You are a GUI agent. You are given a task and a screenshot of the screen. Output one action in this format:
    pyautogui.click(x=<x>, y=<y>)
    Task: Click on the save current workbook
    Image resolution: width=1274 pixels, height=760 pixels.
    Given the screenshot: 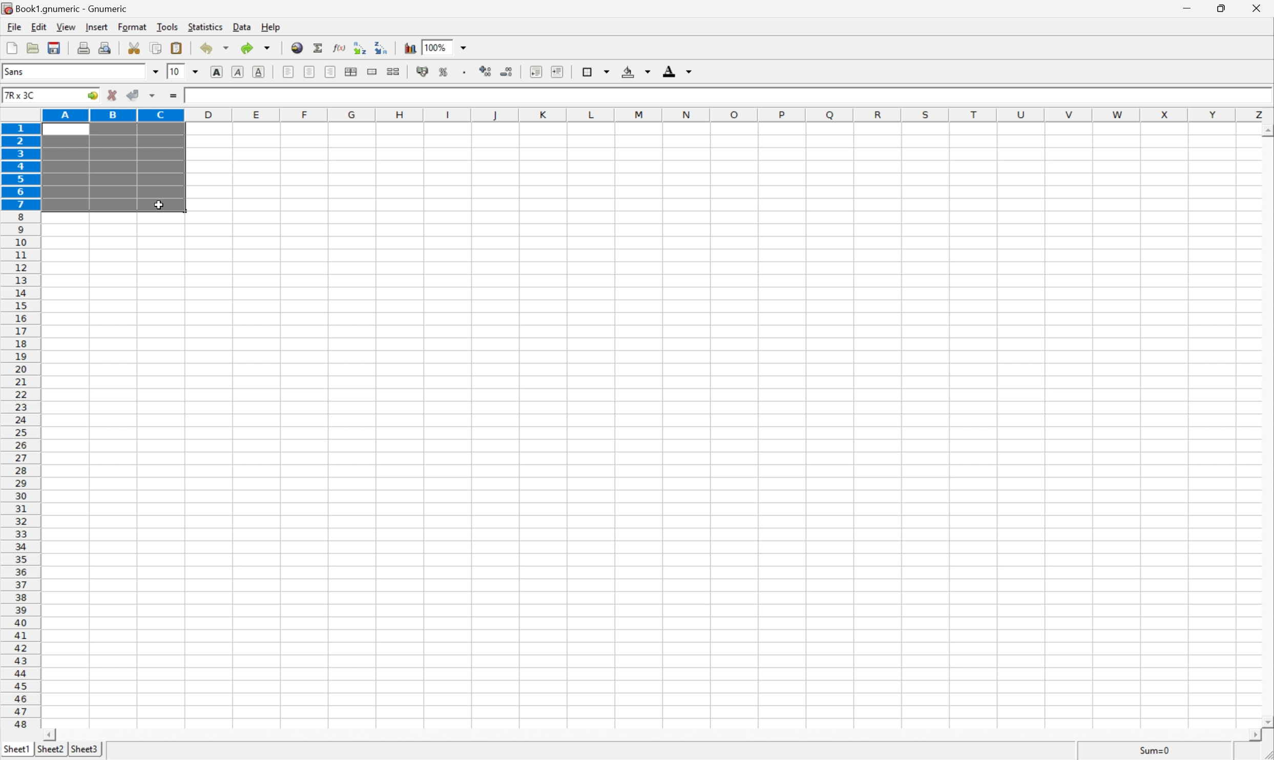 What is the action you would take?
    pyautogui.click(x=56, y=46)
    